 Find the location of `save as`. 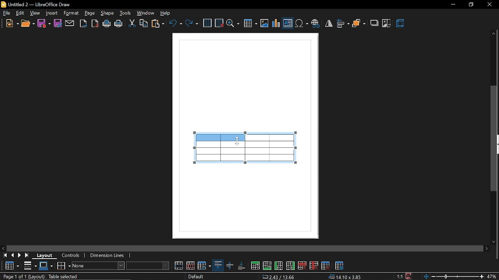

save as is located at coordinates (58, 24).